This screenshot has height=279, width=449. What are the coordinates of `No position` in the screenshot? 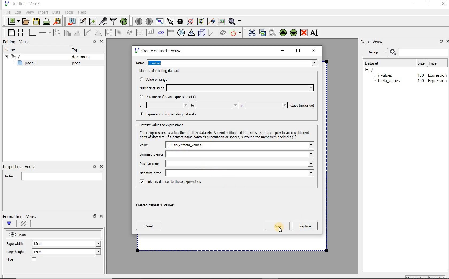 It's located at (417, 277).